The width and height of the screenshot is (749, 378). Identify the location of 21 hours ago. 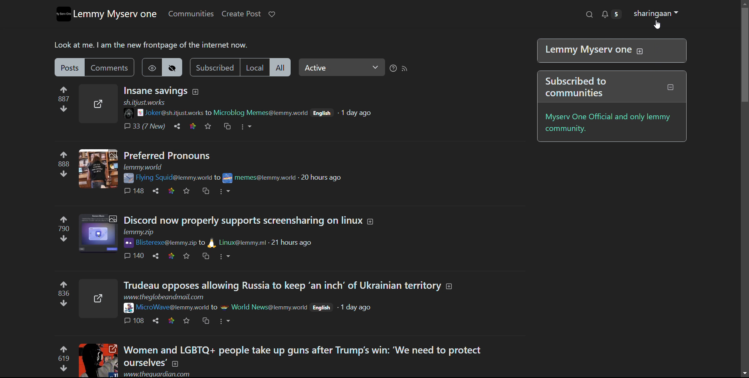
(291, 244).